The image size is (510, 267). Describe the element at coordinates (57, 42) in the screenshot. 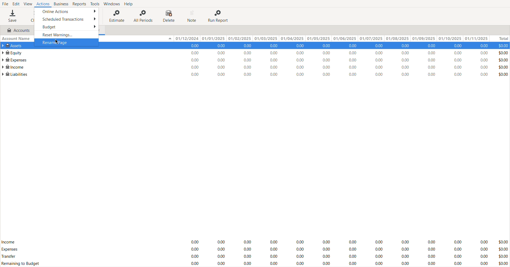

I see `Cursor` at that location.